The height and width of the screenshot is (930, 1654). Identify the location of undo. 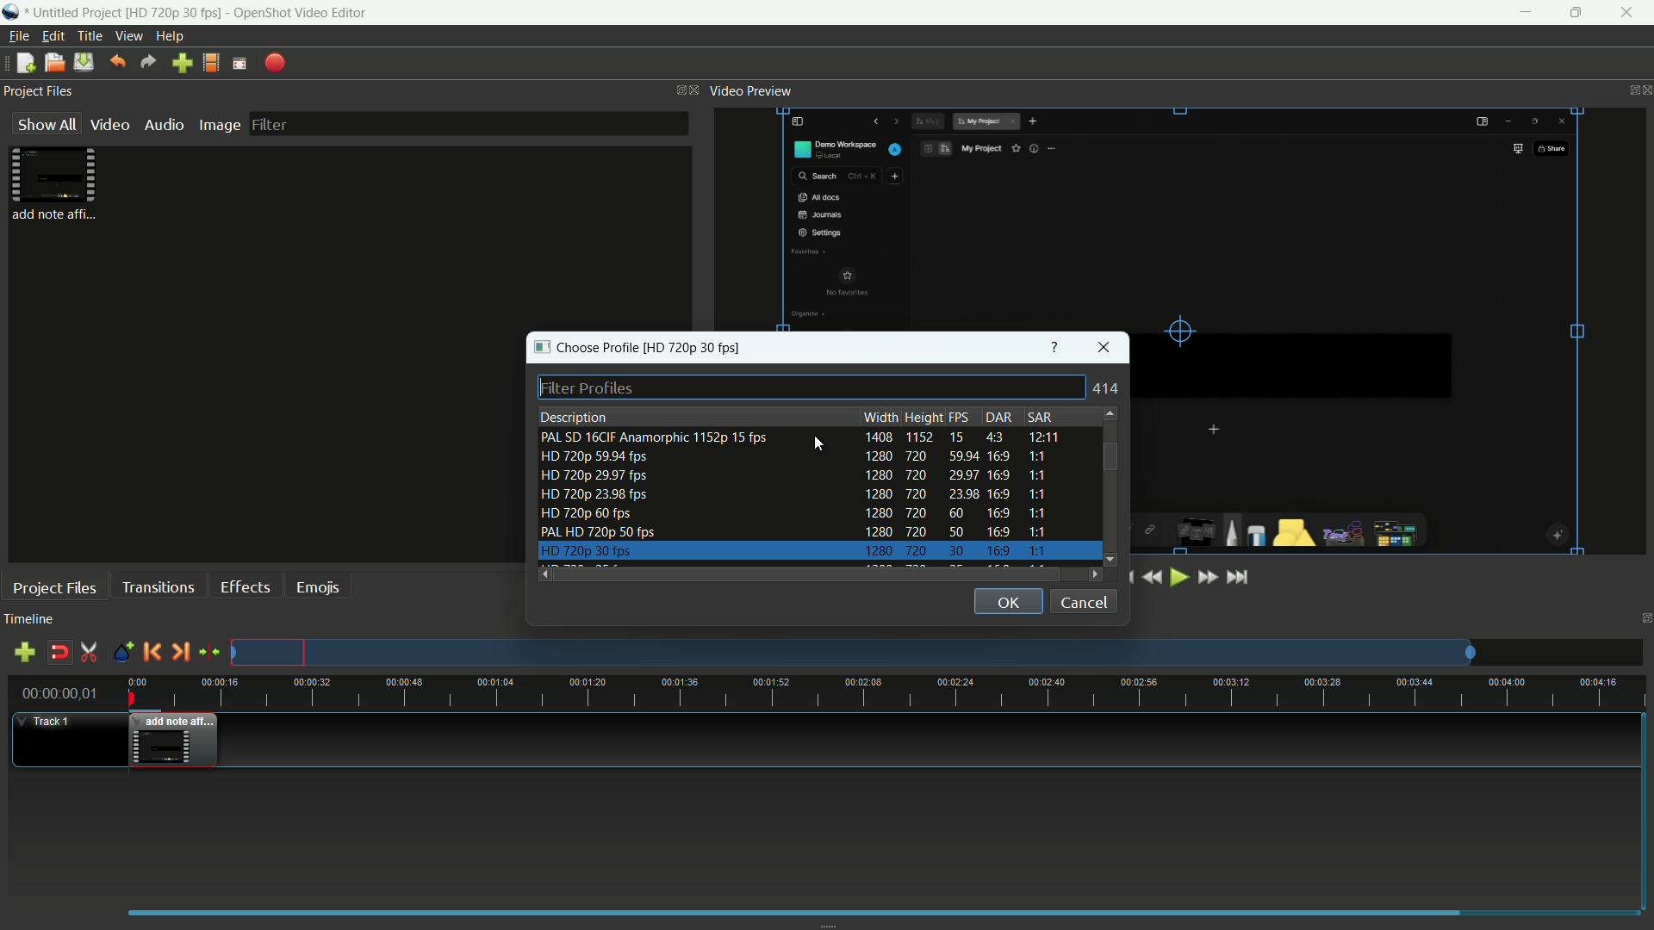
(118, 62).